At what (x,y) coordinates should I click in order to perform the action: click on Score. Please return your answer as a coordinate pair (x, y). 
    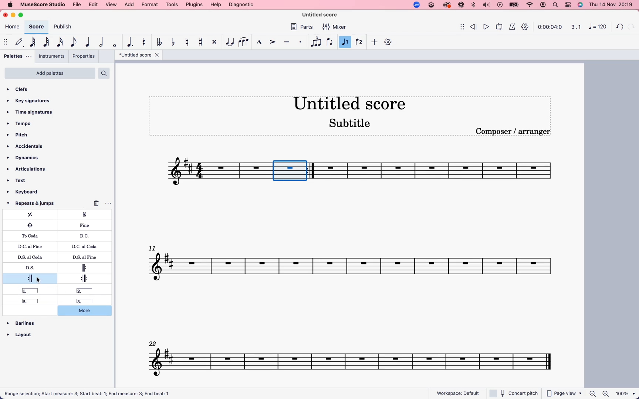
    Looking at the image, I should click on (215, 171).